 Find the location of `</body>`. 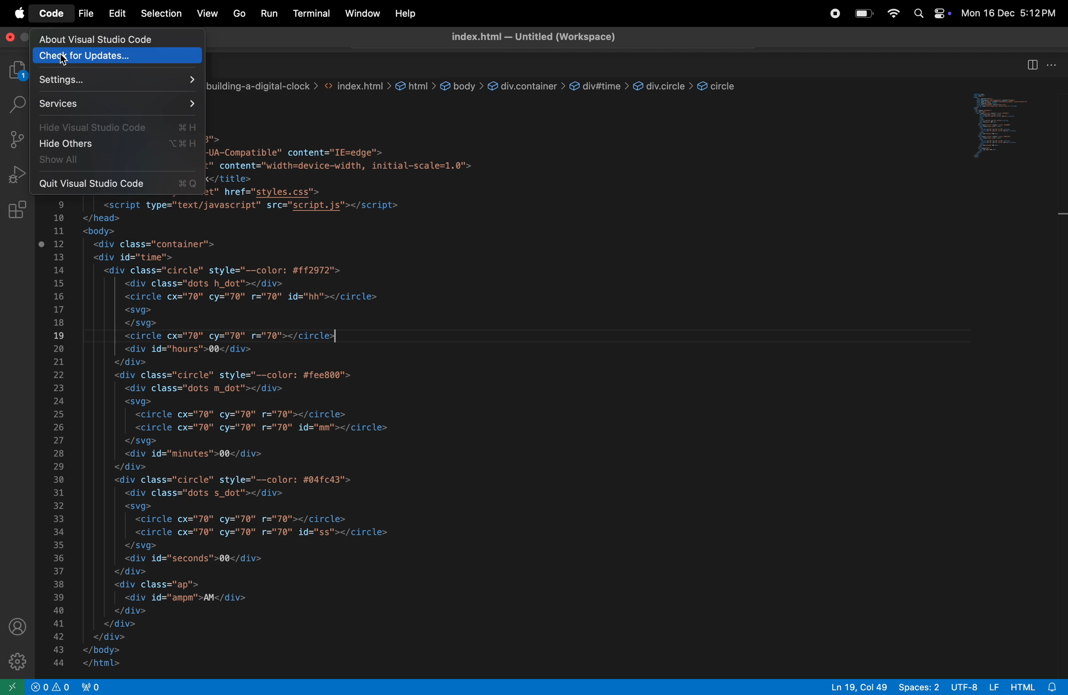

</body> is located at coordinates (103, 649).